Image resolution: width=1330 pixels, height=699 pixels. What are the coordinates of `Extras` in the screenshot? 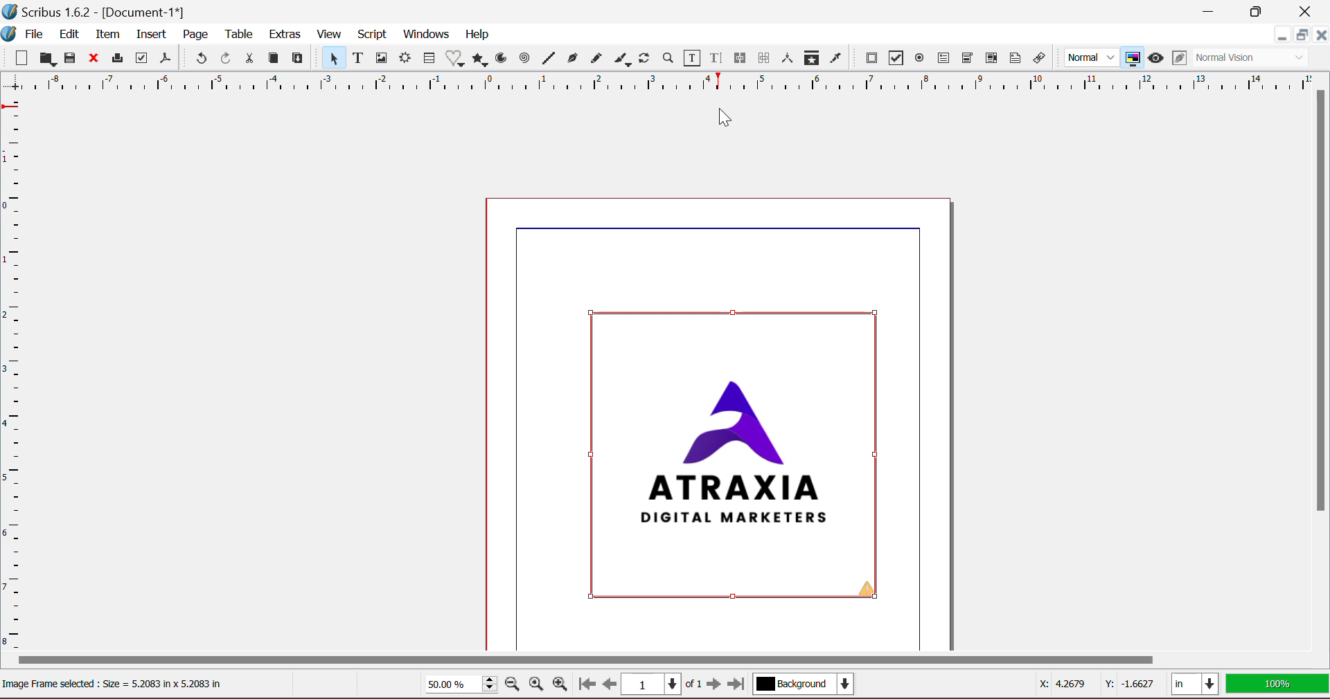 It's located at (286, 35).